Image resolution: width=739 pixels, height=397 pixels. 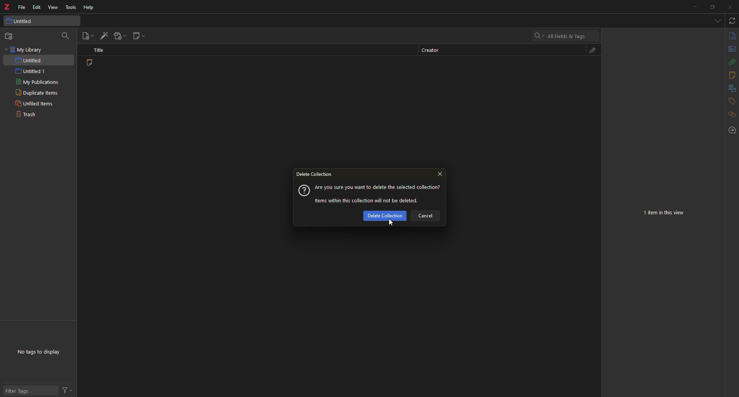 I want to click on new item, so click(x=87, y=36).